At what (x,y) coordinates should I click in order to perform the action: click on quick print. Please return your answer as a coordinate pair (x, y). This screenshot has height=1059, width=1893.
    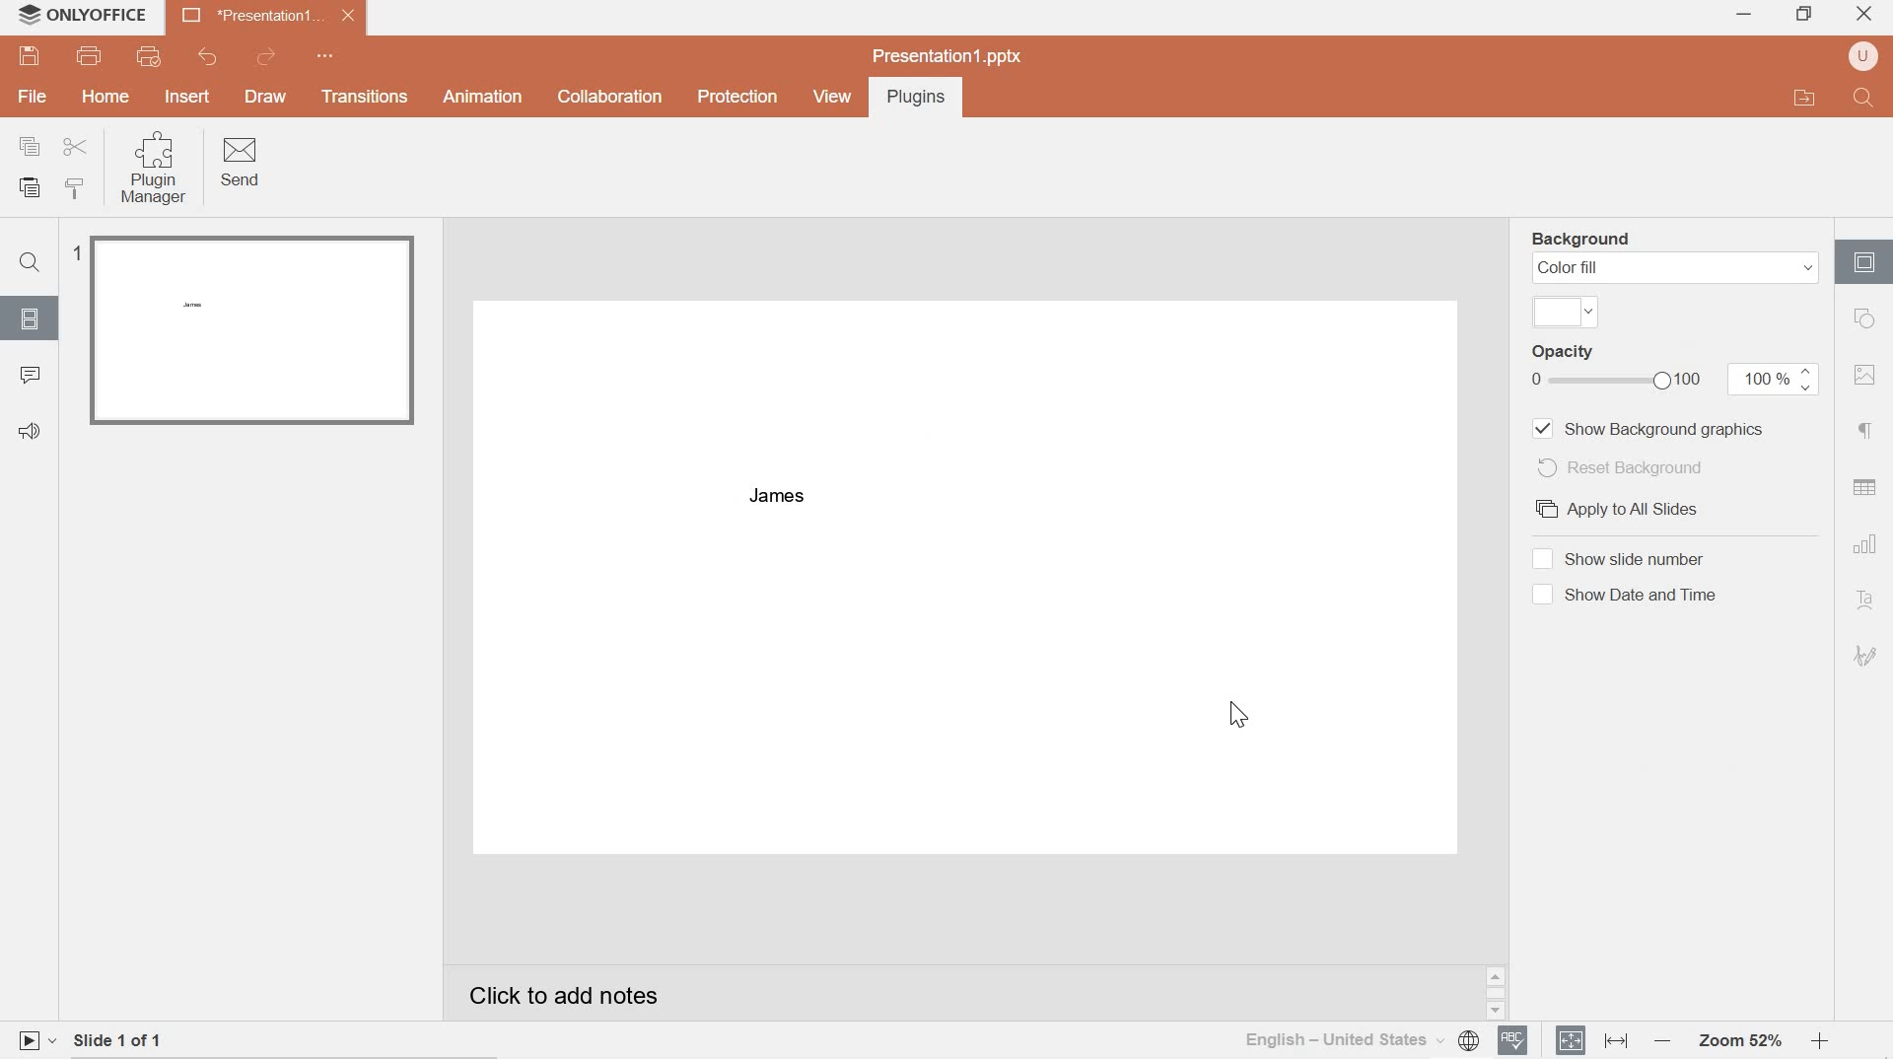
    Looking at the image, I should click on (156, 57).